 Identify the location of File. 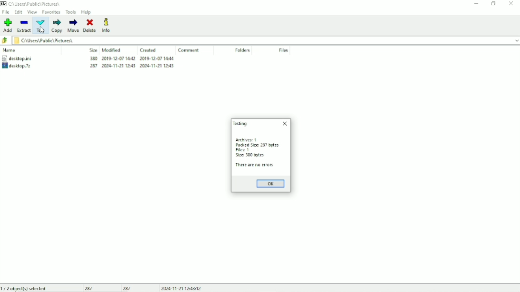
(6, 12).